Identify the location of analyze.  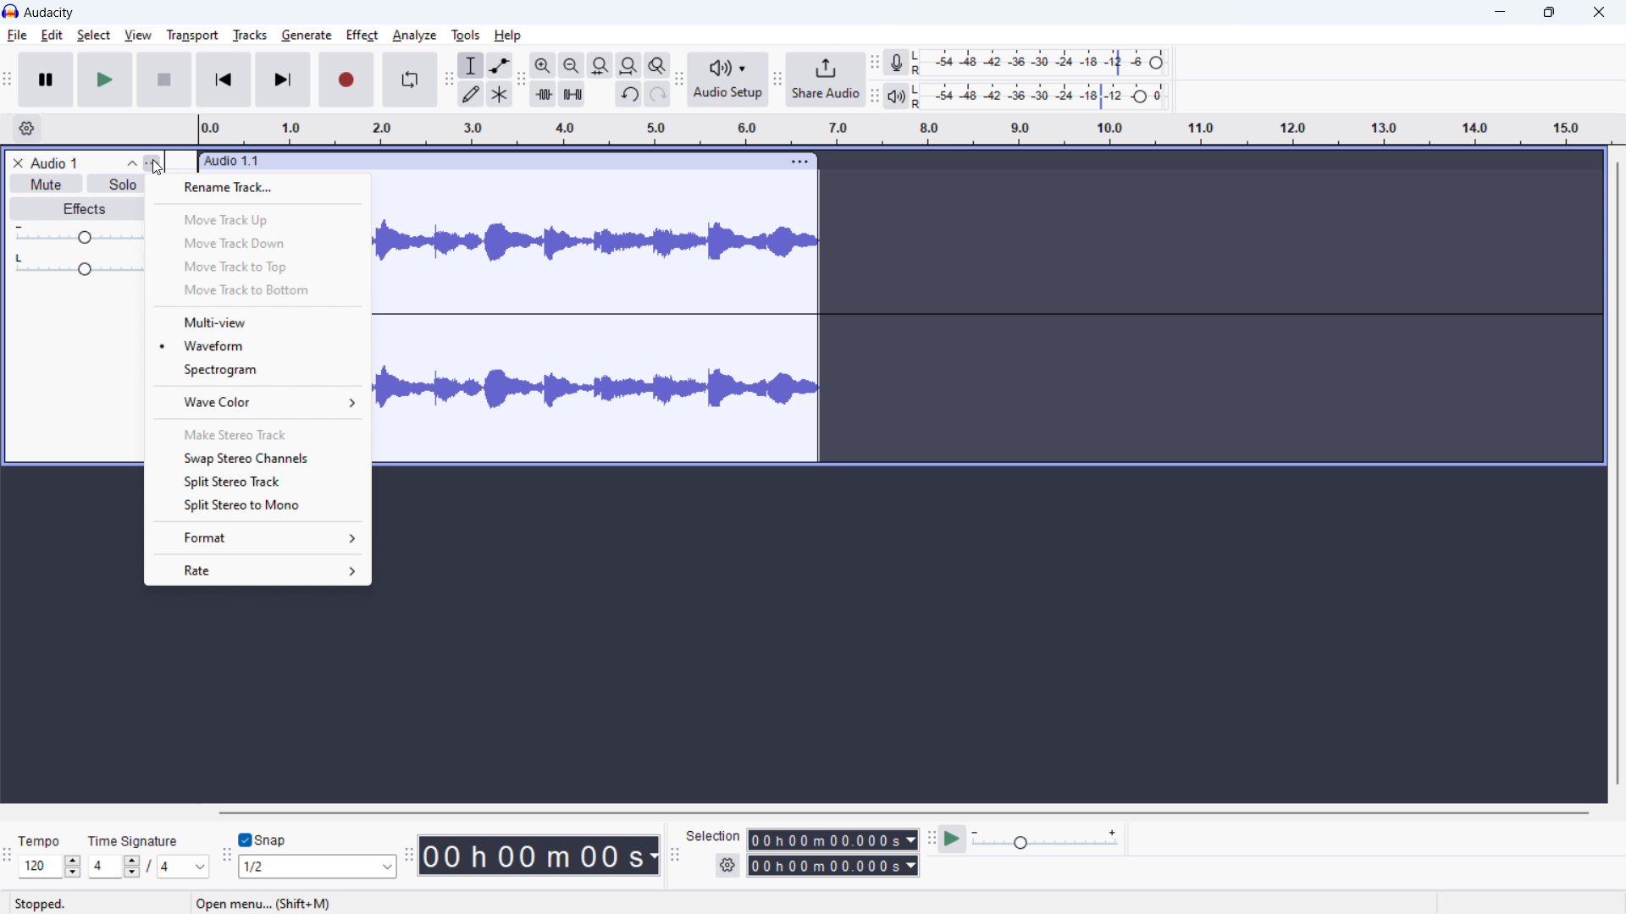
(413, 36).